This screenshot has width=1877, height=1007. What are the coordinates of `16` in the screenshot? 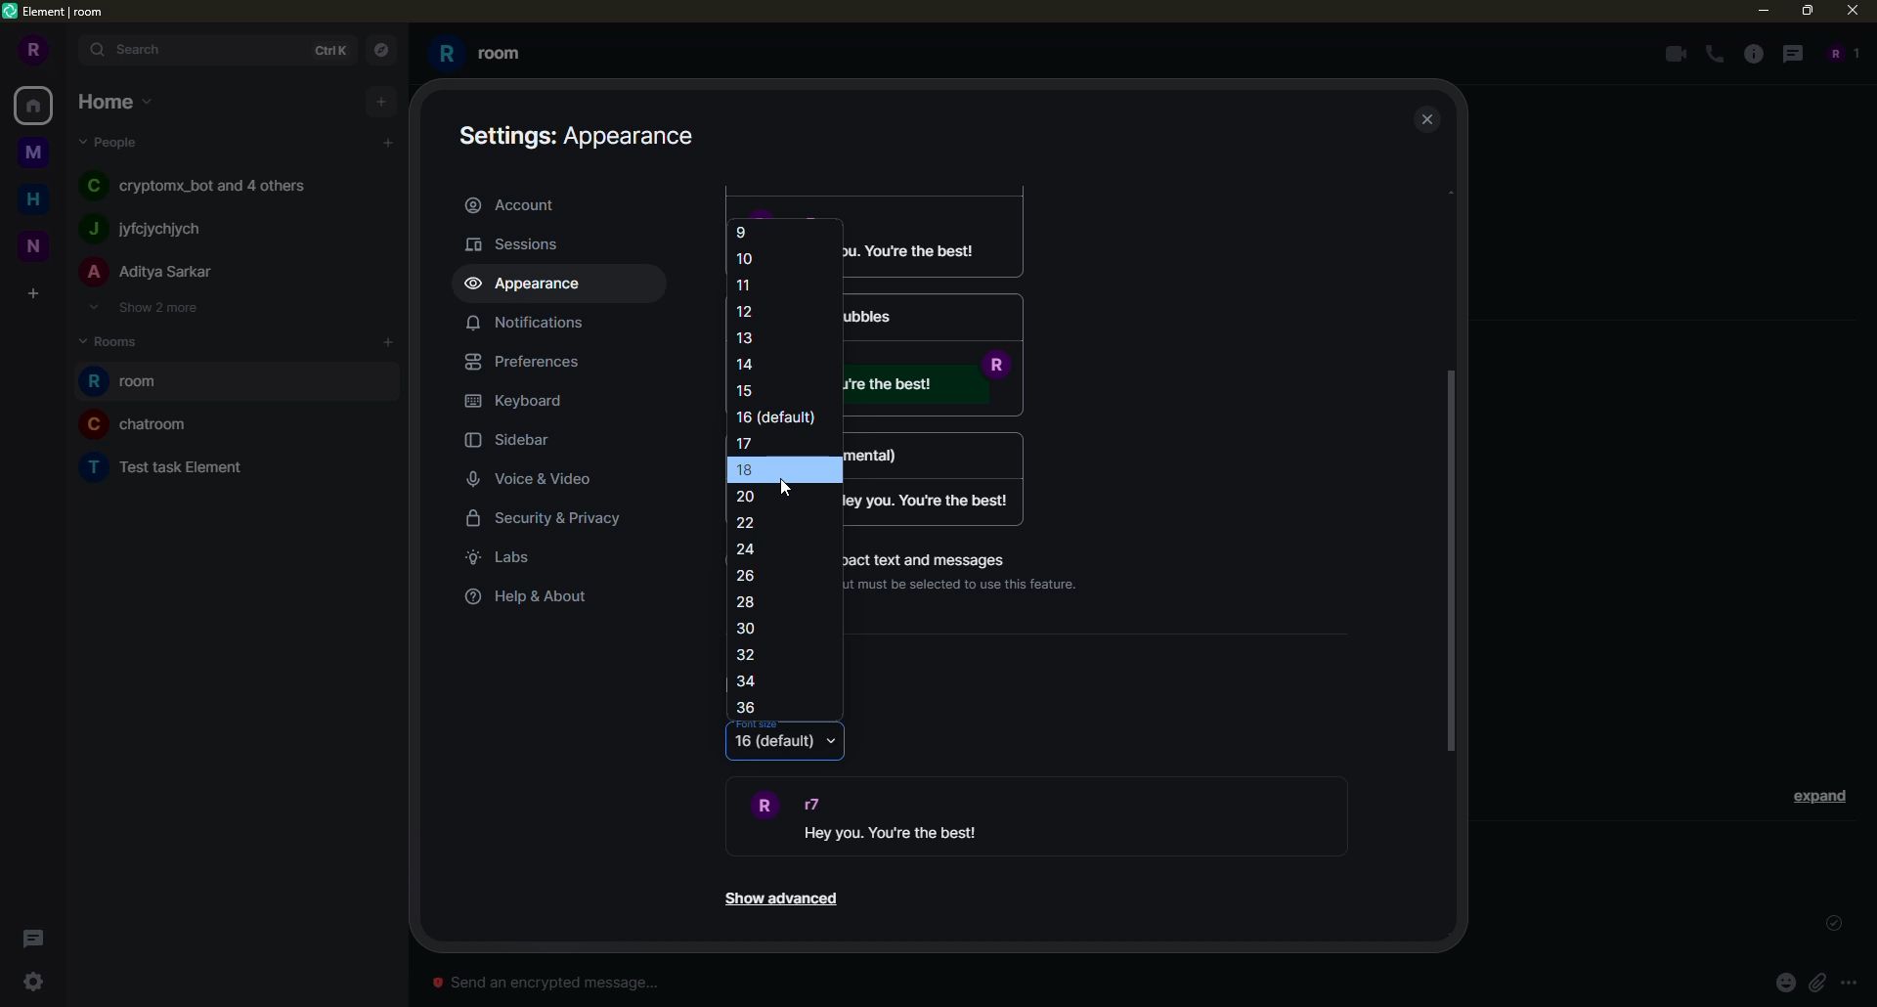 It's located at (780, 417).